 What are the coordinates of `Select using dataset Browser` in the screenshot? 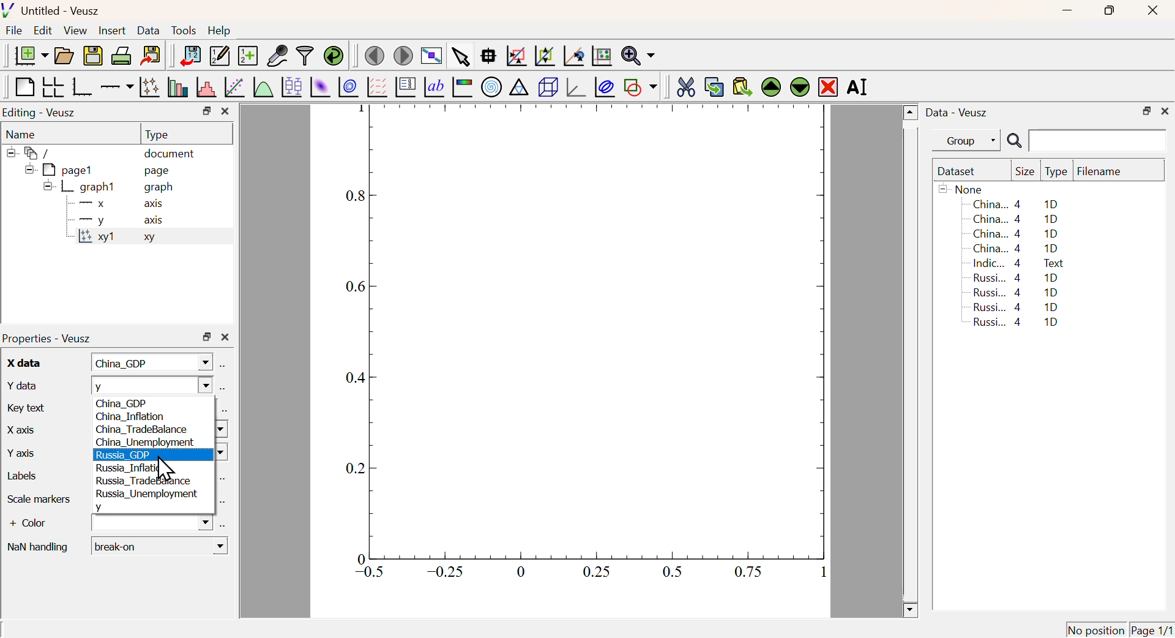 It's located at (224, 389).